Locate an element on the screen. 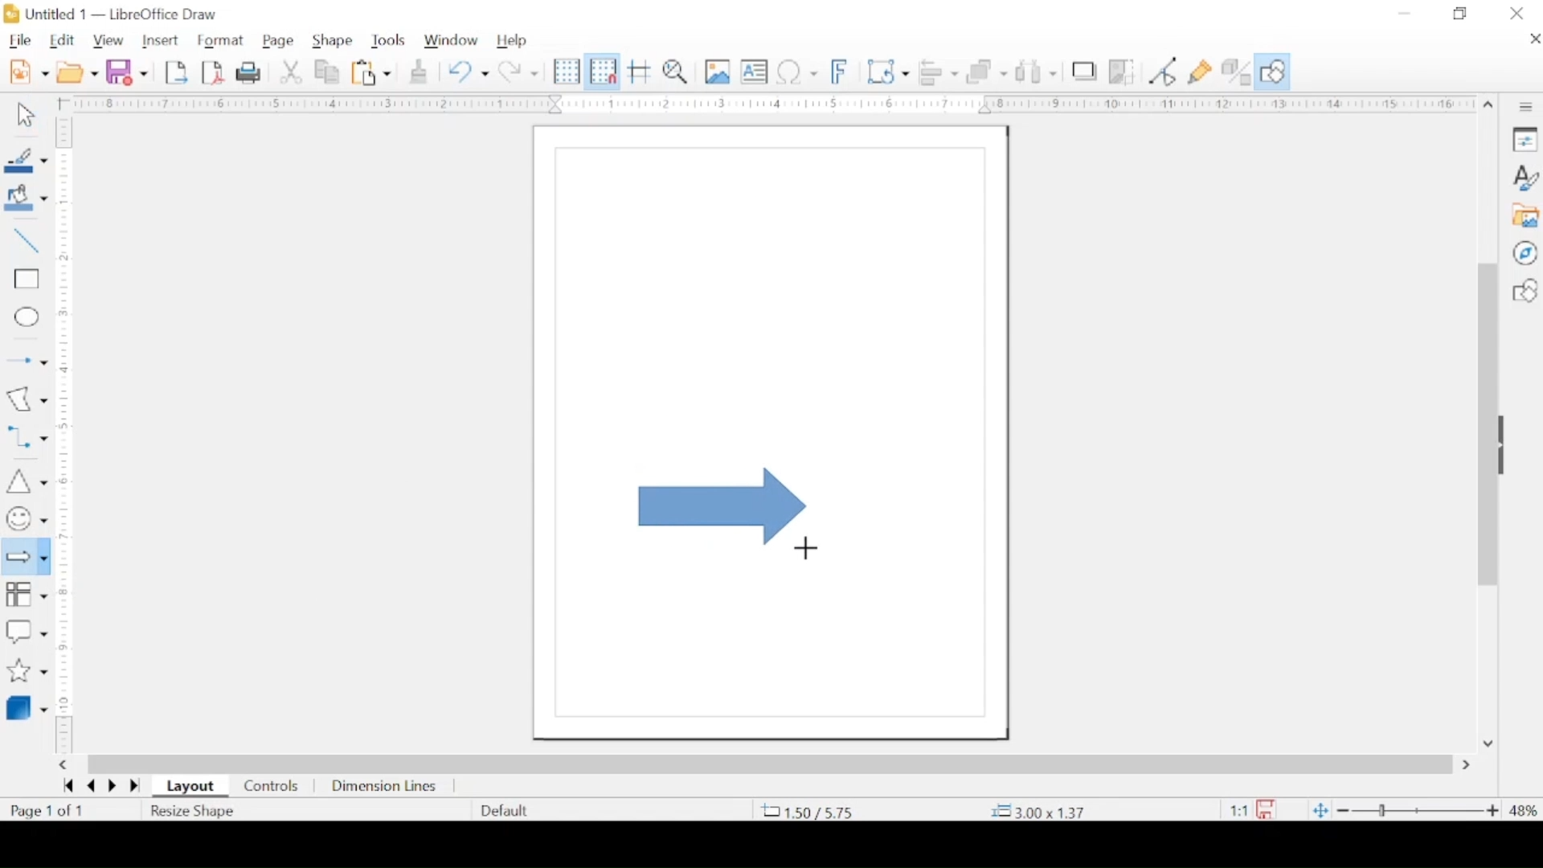  insert line is located at coordinates (27, 240).